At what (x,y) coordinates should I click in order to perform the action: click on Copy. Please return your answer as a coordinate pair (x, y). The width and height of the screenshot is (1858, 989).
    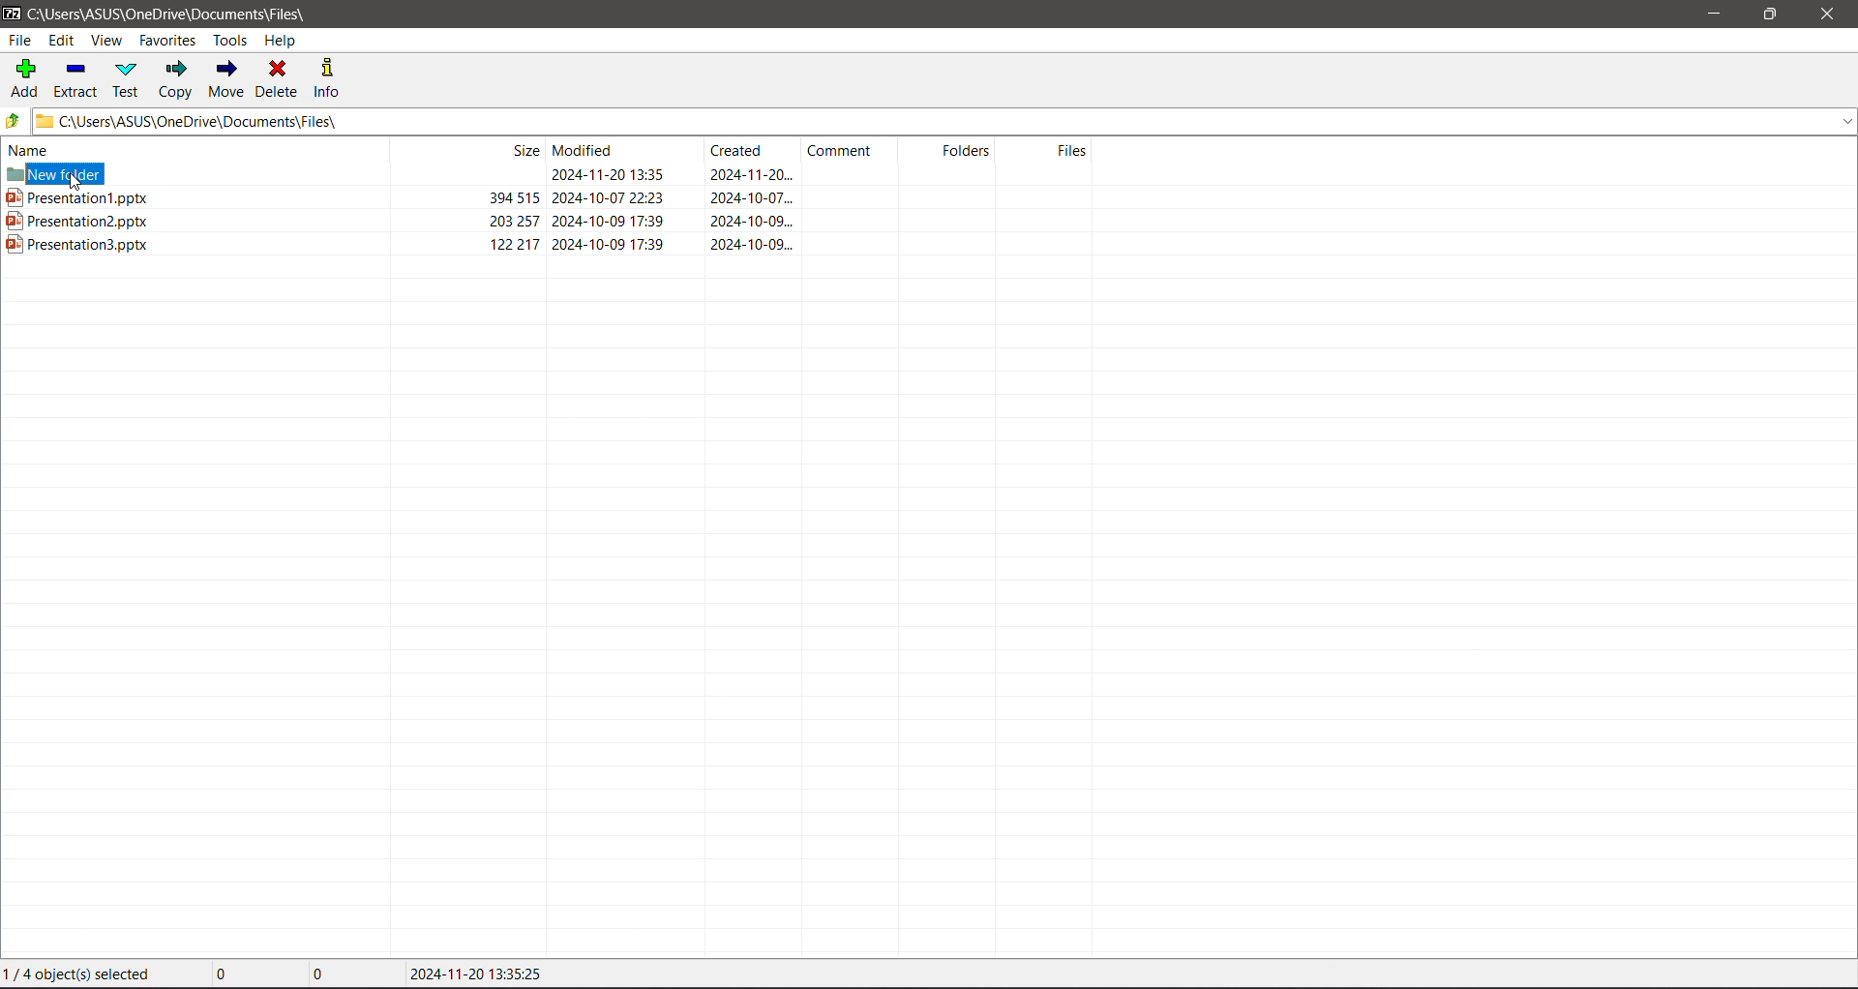
    Looking at the image, I should click on (175, 79).